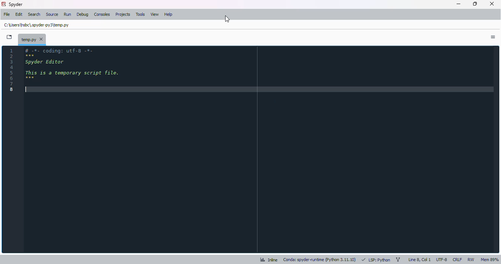 This screenshot has height=264, width=501. What do you see at coordinates (258, 150) in the screenshot?
I see `editor` at bounding box center [258, 150].